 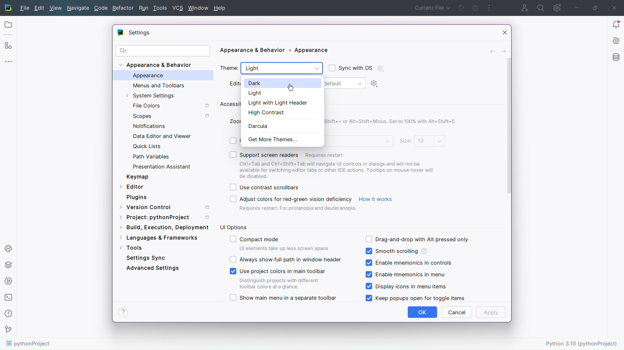 I want to click on Apply, so click(x=491, y=312).